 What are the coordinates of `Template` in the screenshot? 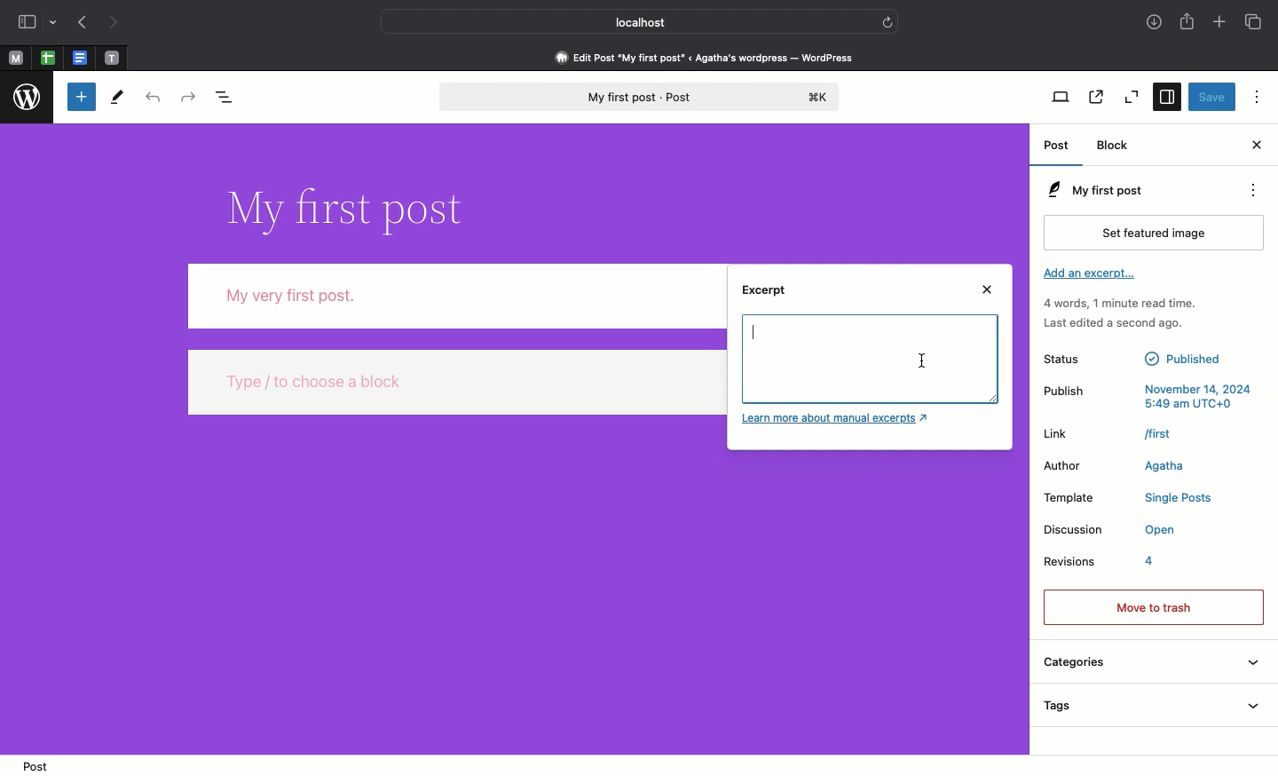 It's located at (1128, 499).